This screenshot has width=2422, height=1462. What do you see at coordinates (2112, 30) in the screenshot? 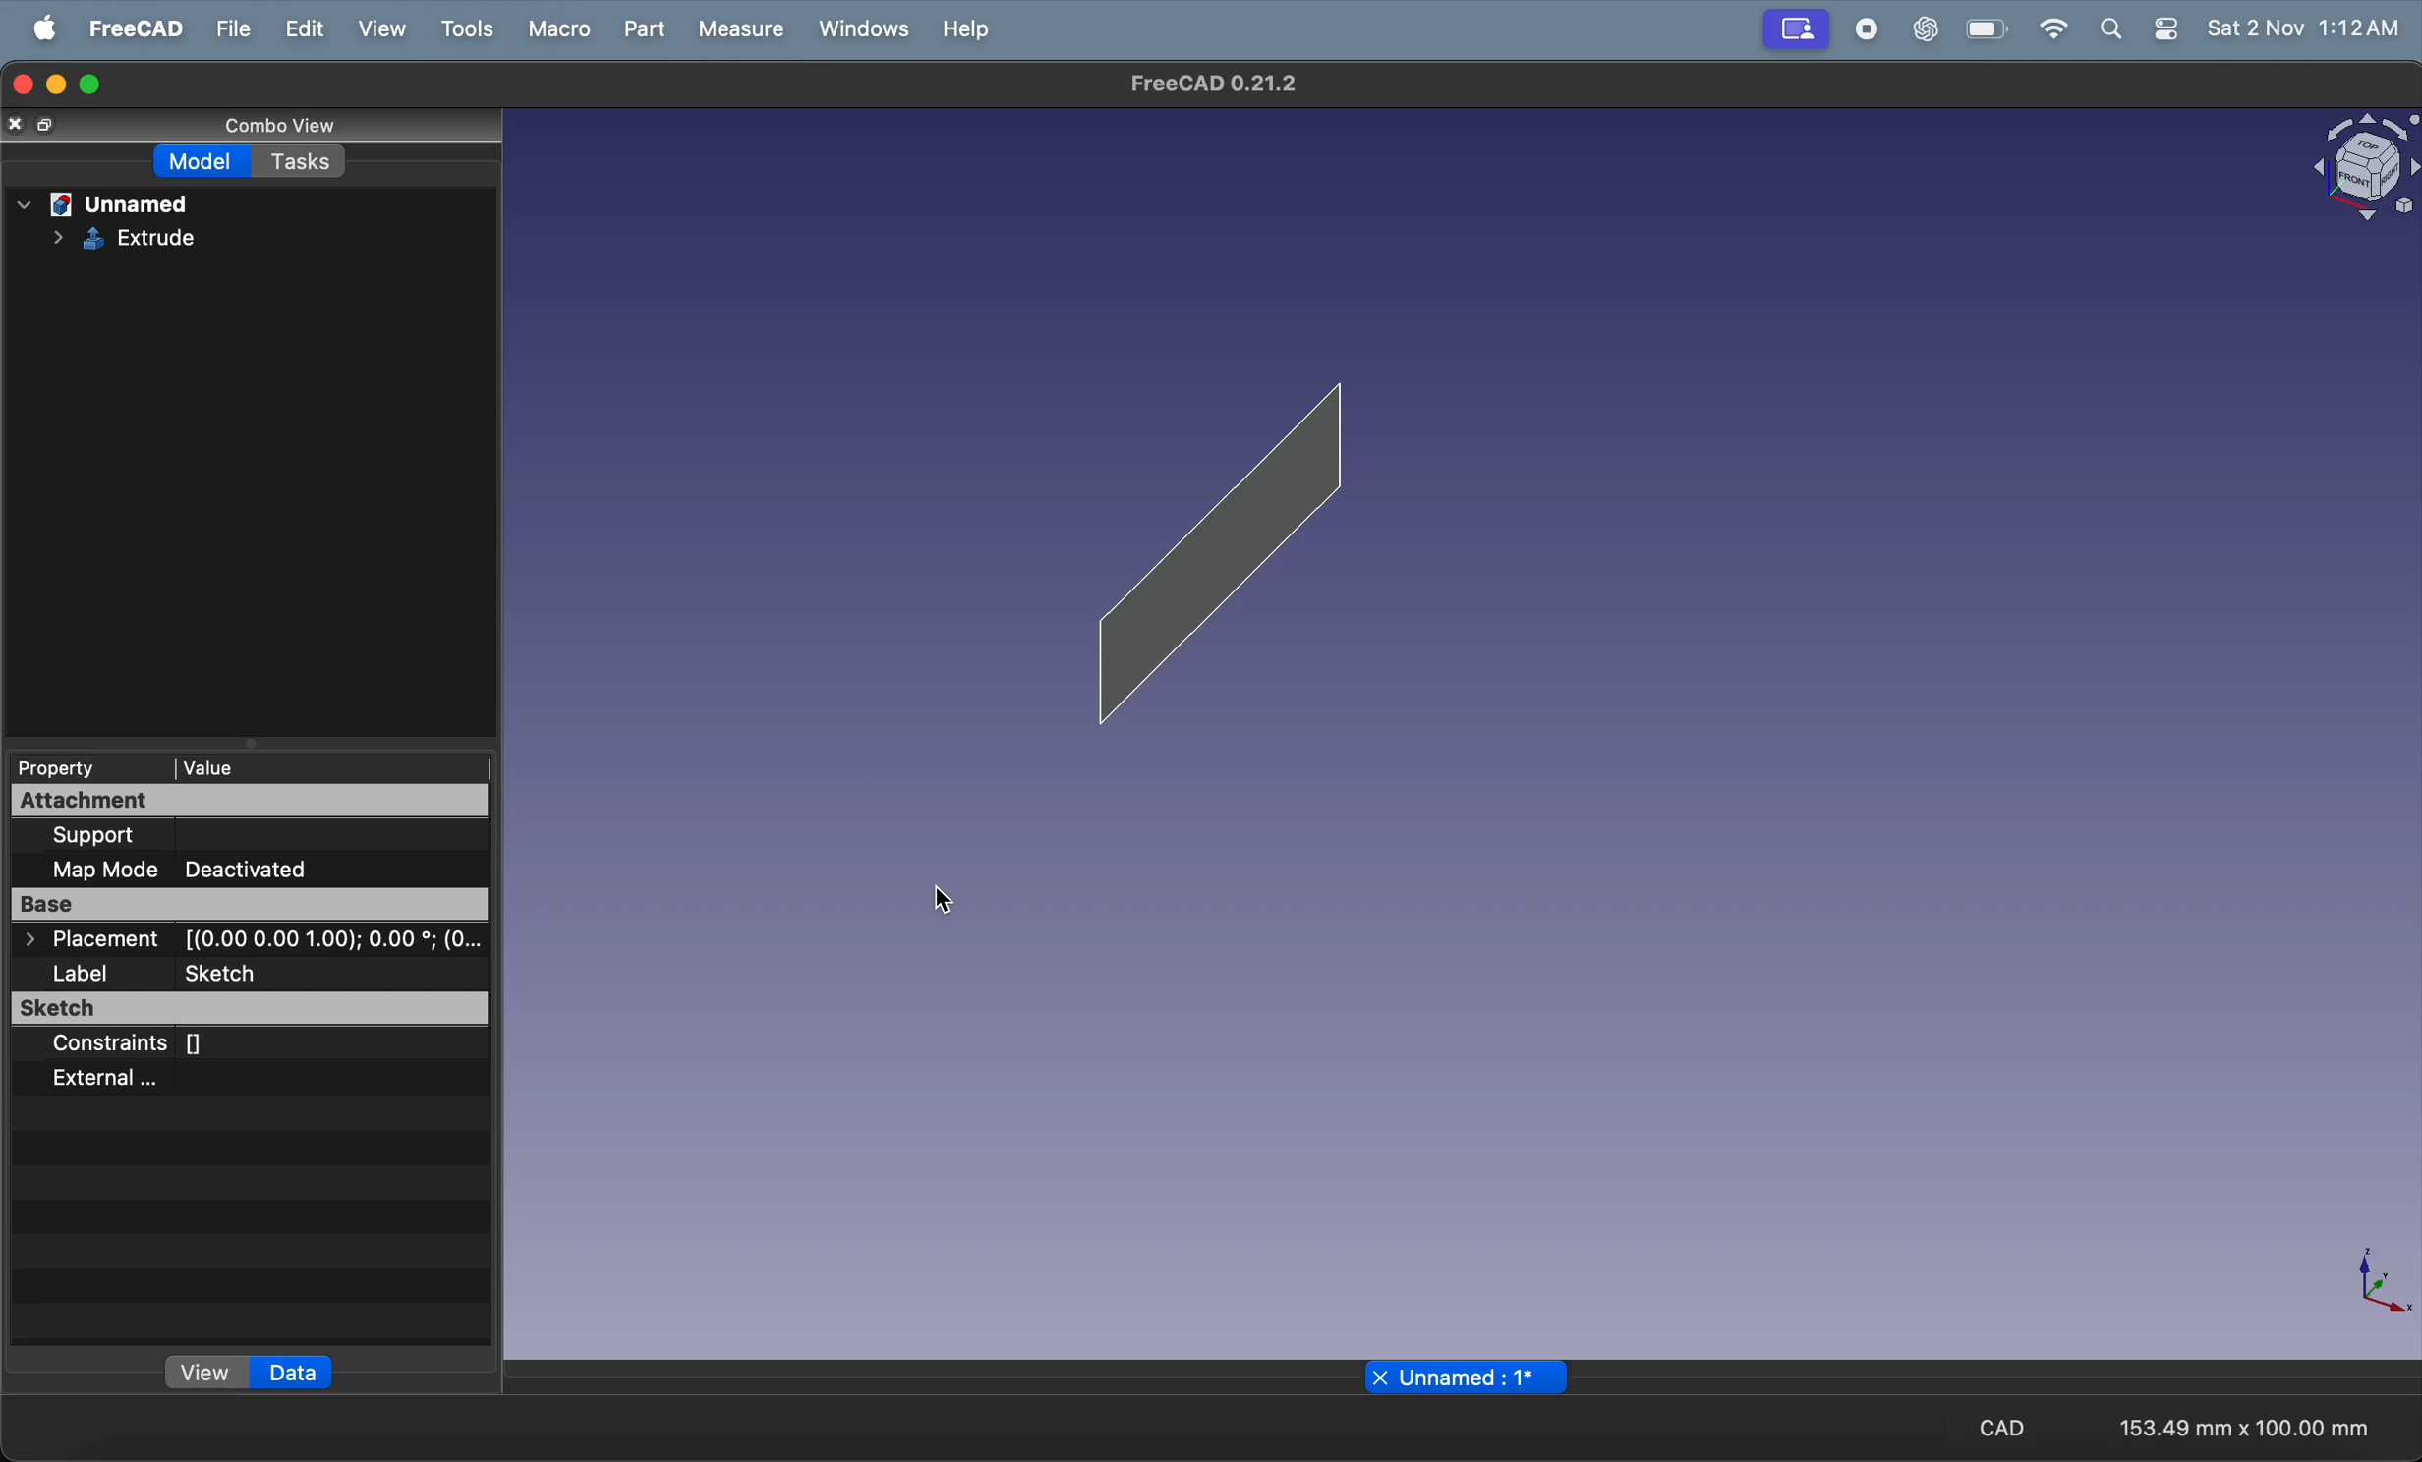
I see `search` at bounding box center [2112, 30].